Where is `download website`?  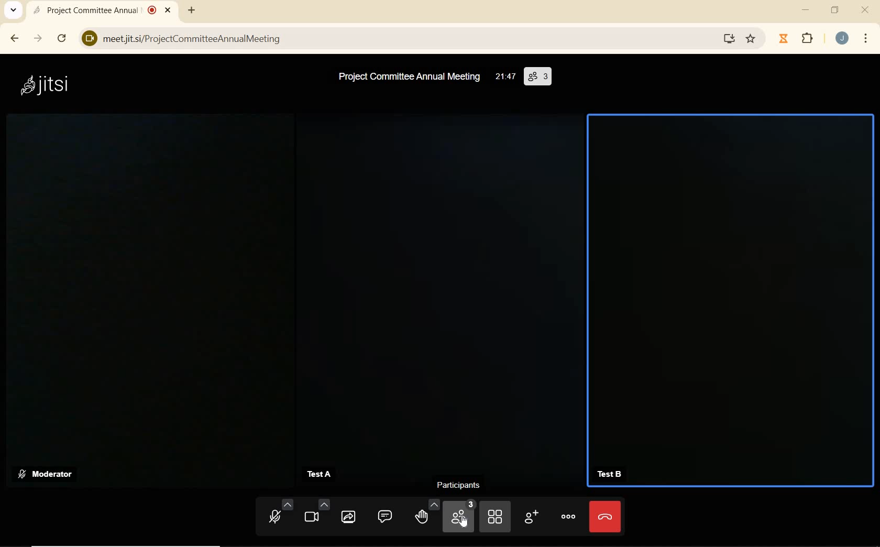
download website is located at coordinates (730, 38).